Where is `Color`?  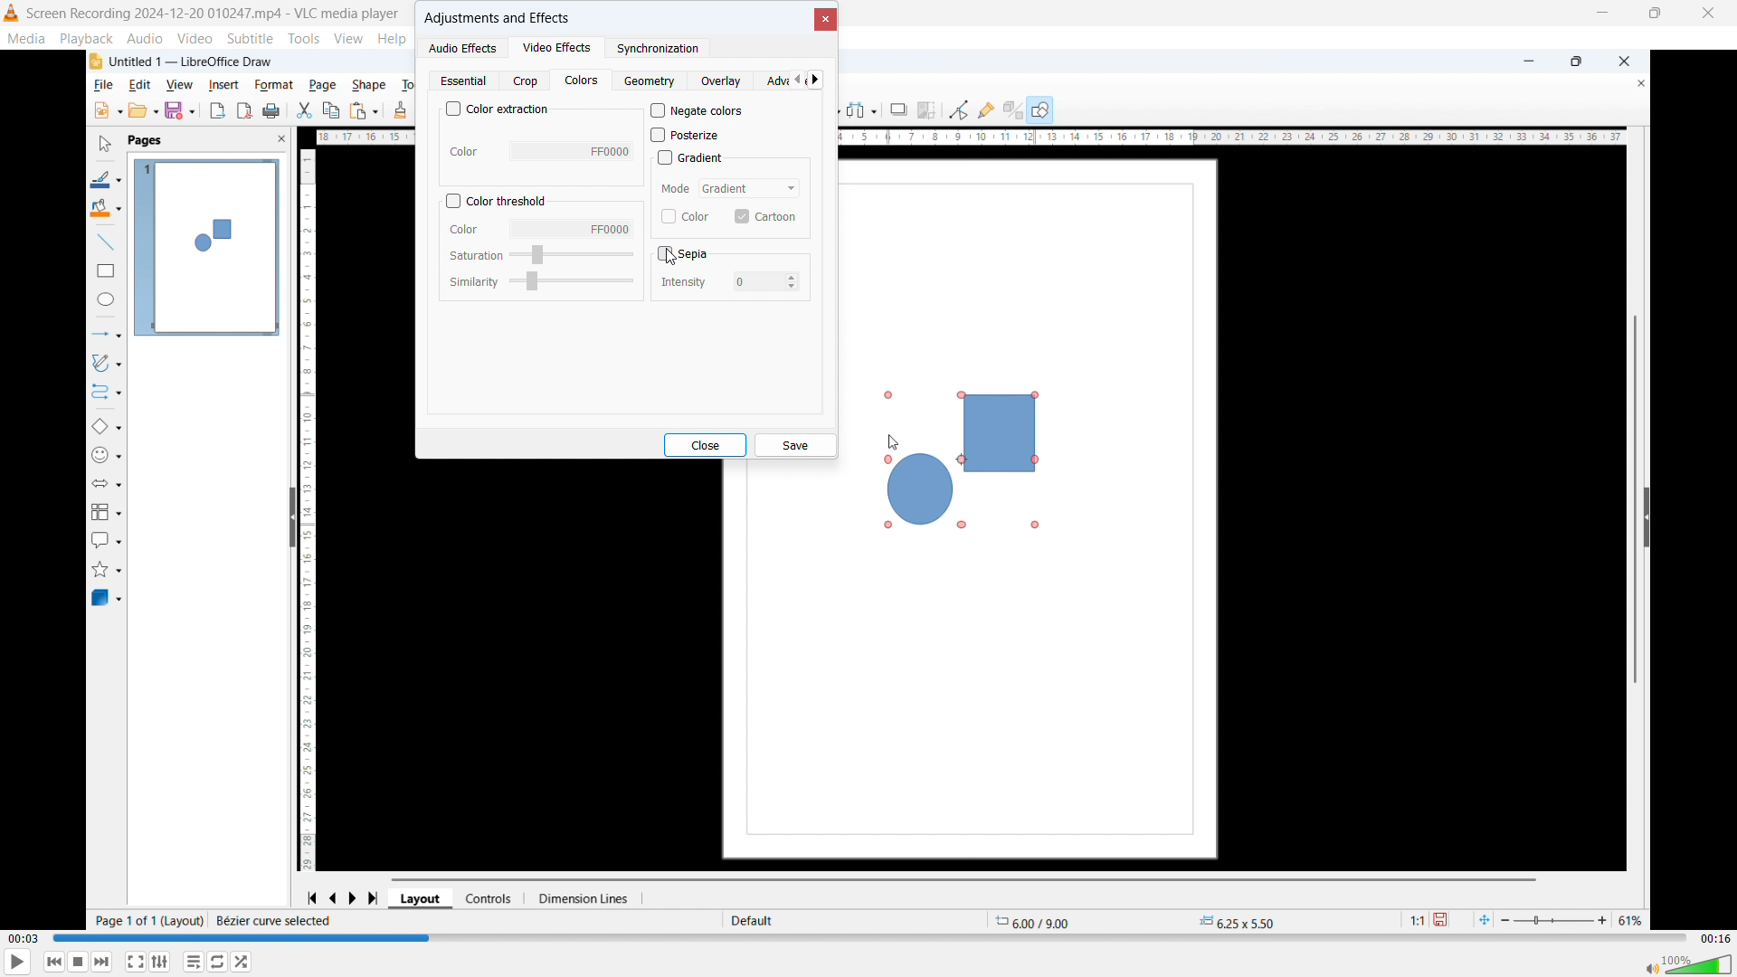
Color is located at coordinates (467, 153).